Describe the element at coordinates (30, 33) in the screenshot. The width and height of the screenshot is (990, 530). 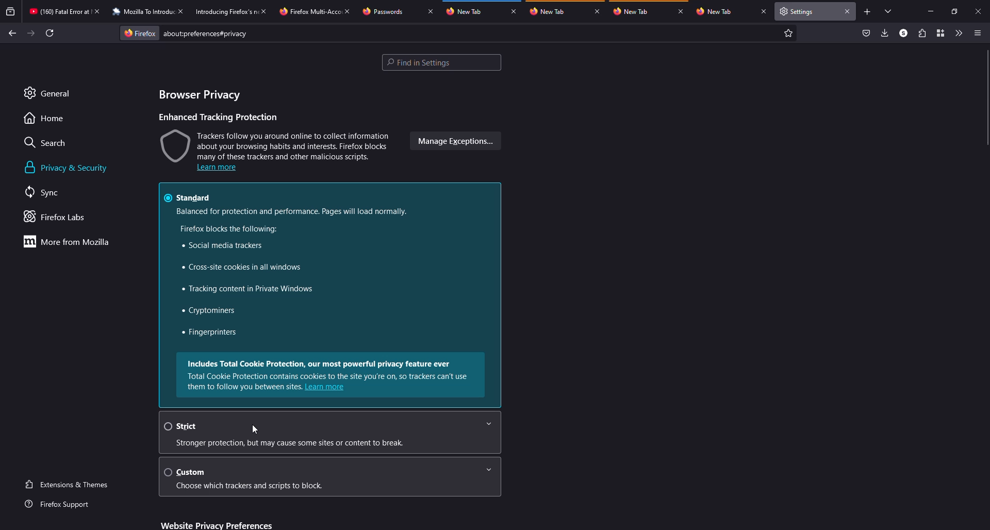
I see `forward` at that location.